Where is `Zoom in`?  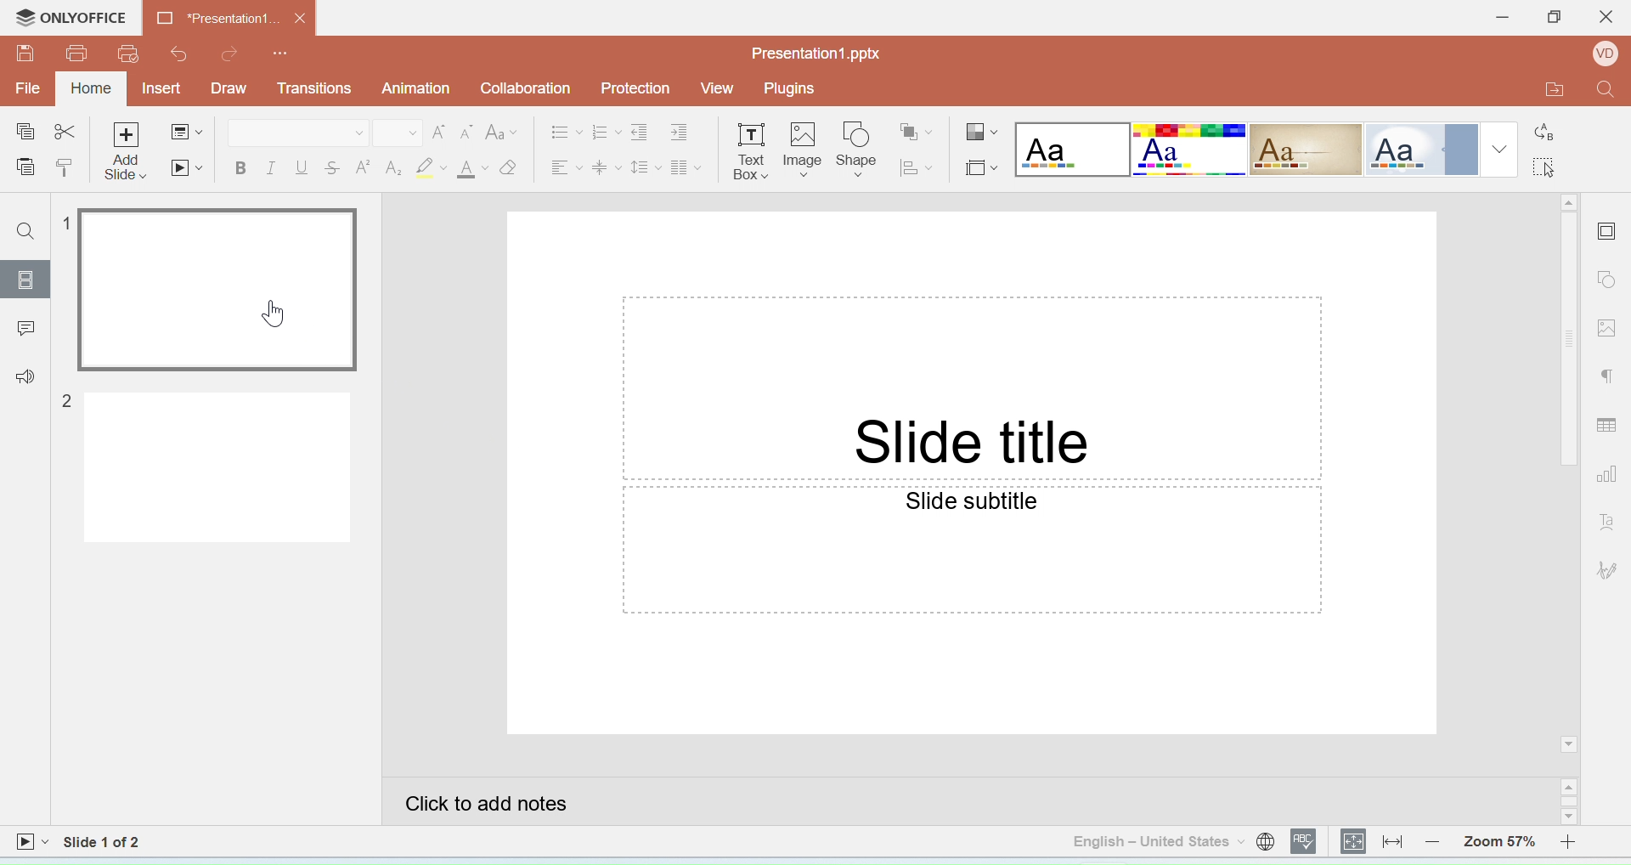 Zoom in is located at coordinates (1575, 840).